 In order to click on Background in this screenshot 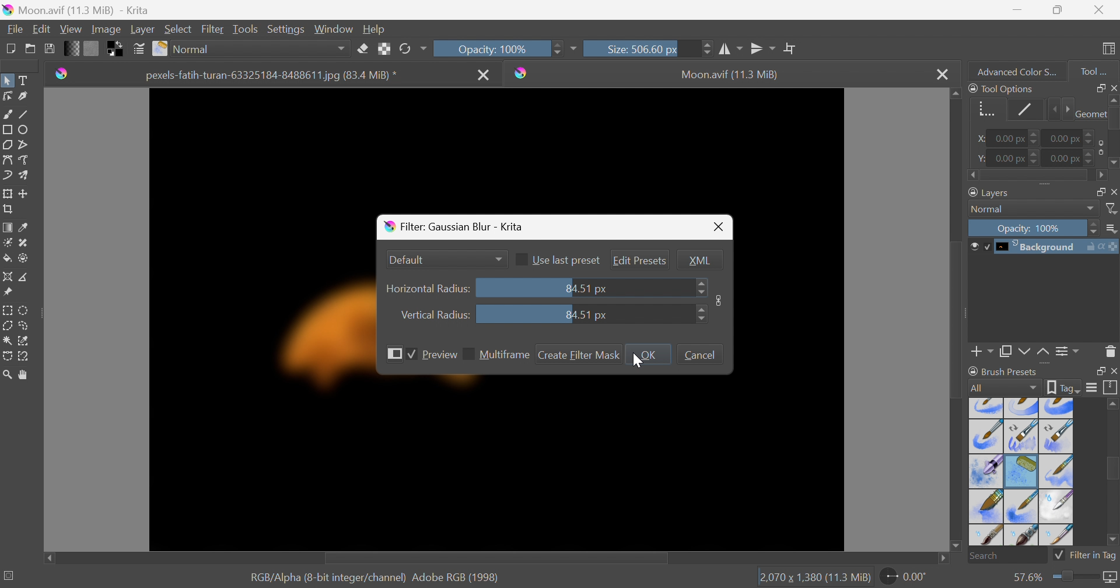, I will do `click(1043, 247)`.